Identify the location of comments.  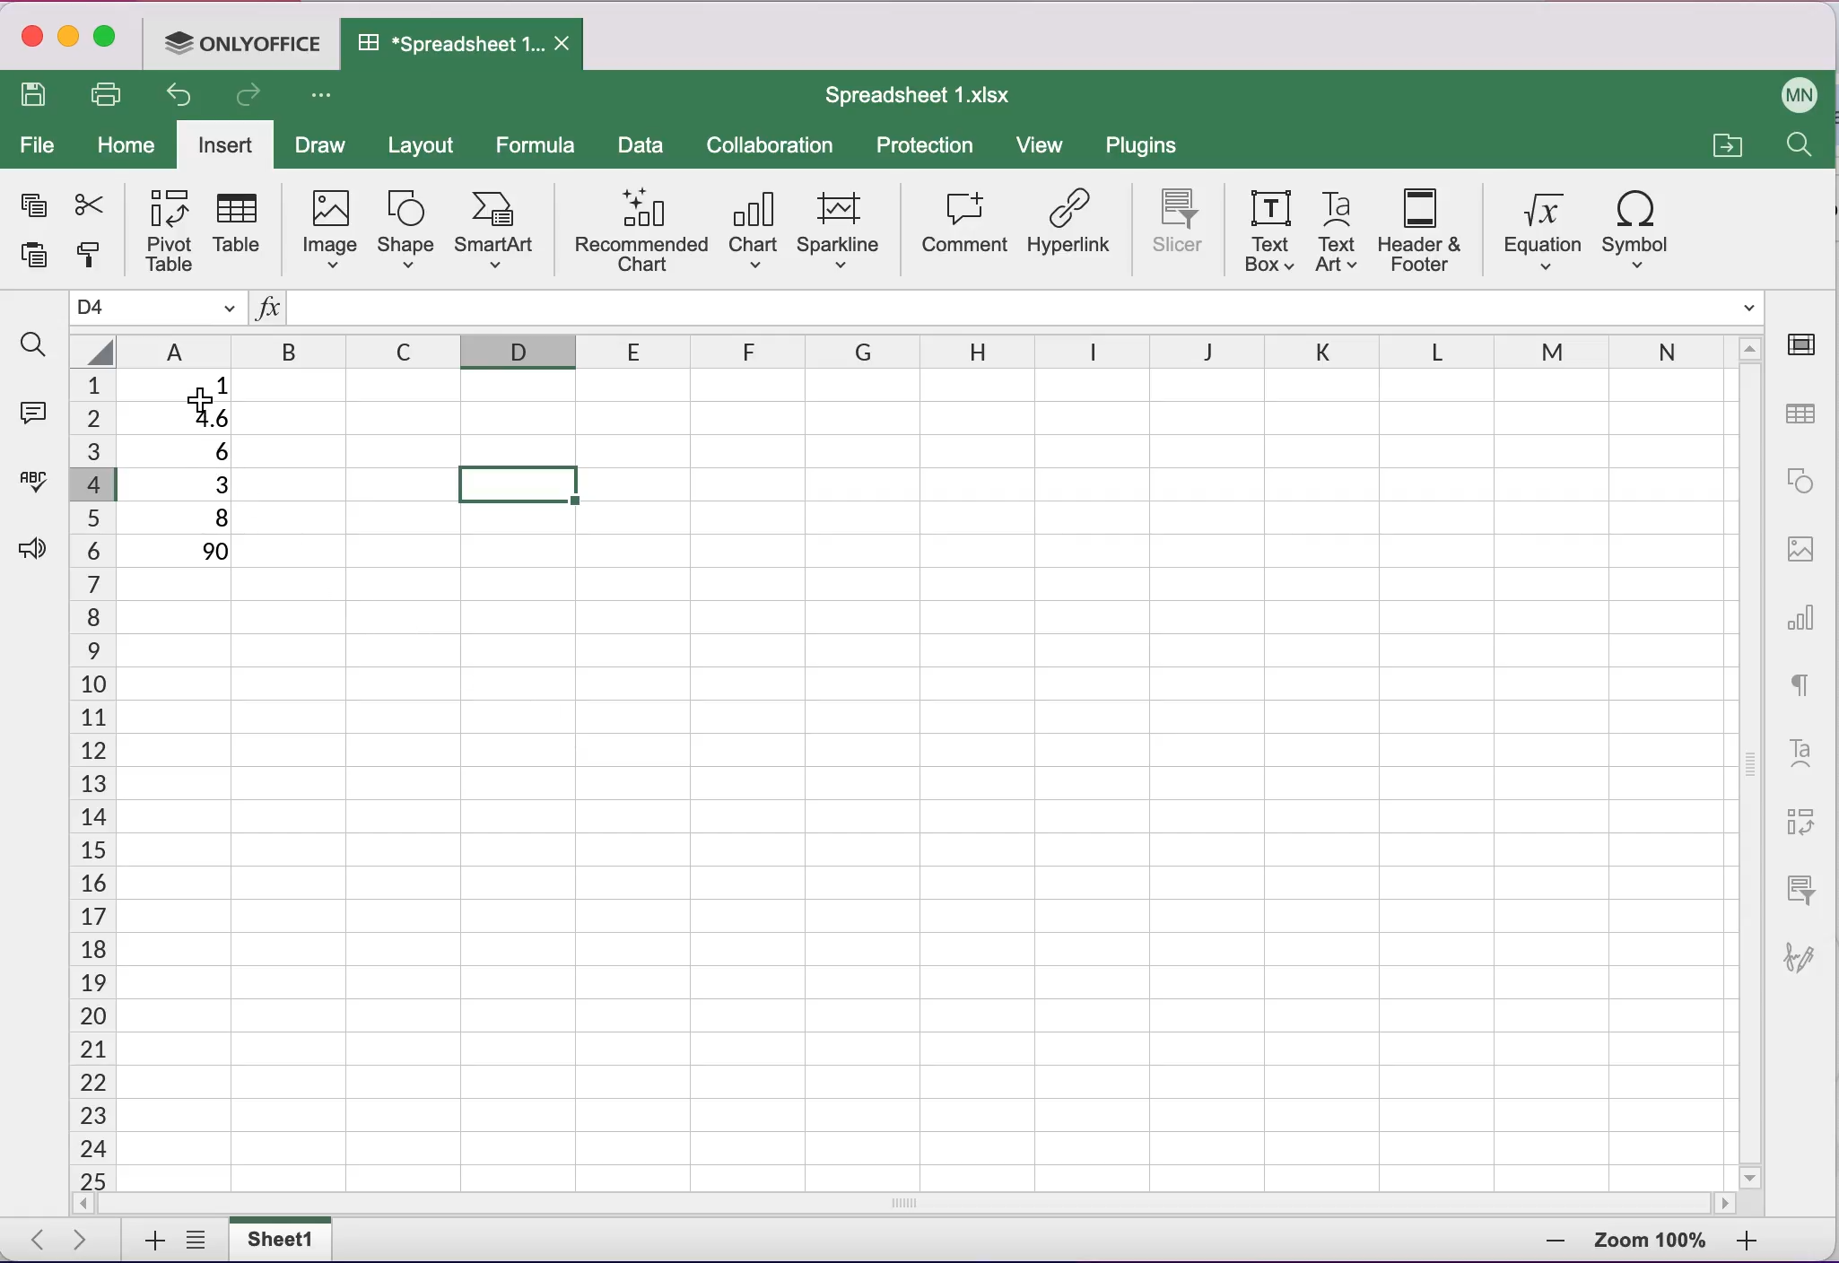
(34, 414).